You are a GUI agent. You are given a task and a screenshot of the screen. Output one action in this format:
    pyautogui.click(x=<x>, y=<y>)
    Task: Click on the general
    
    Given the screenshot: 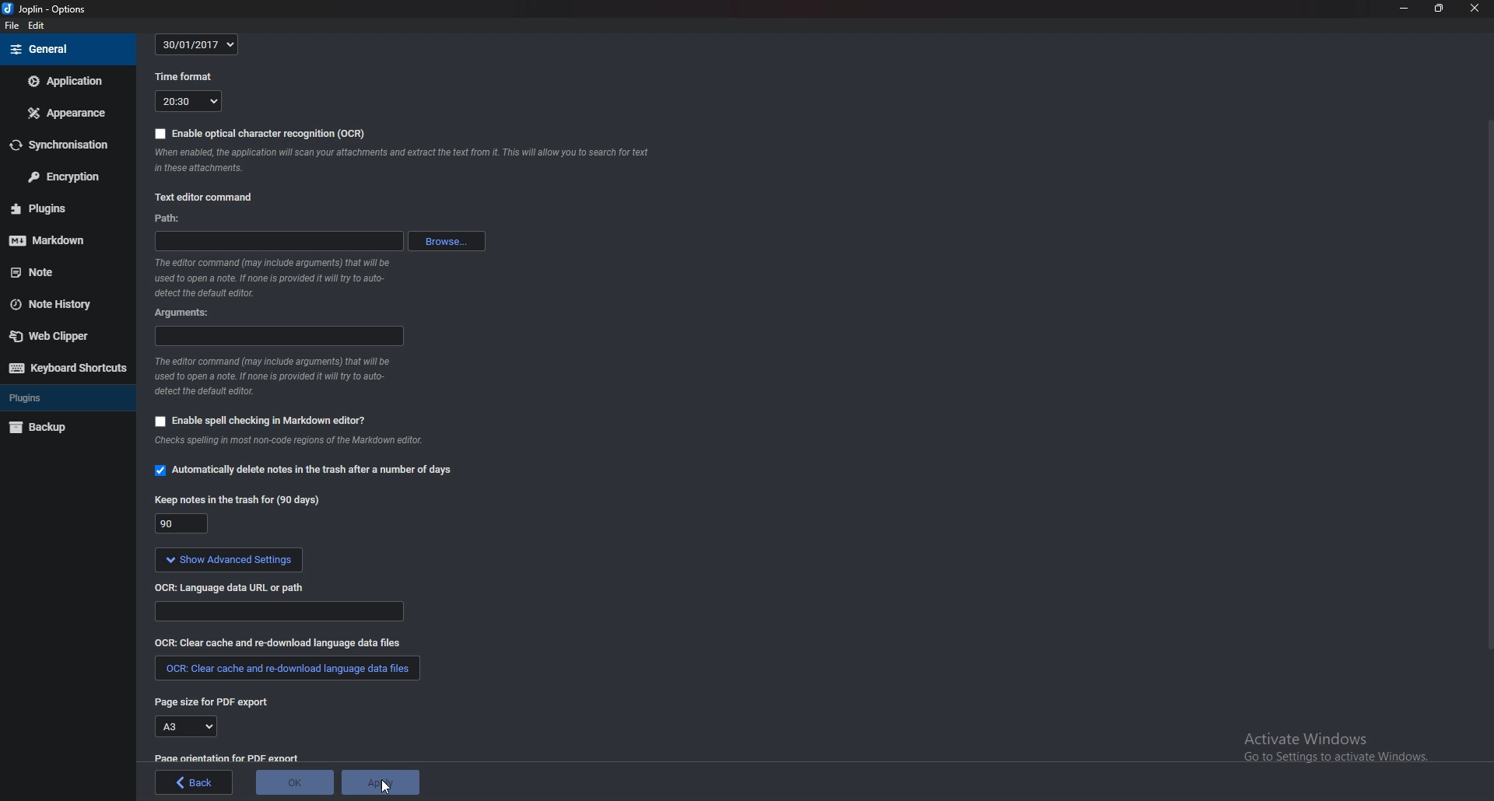 What is the action you would take?
    pyautogui.click(x=66, y=49)
    